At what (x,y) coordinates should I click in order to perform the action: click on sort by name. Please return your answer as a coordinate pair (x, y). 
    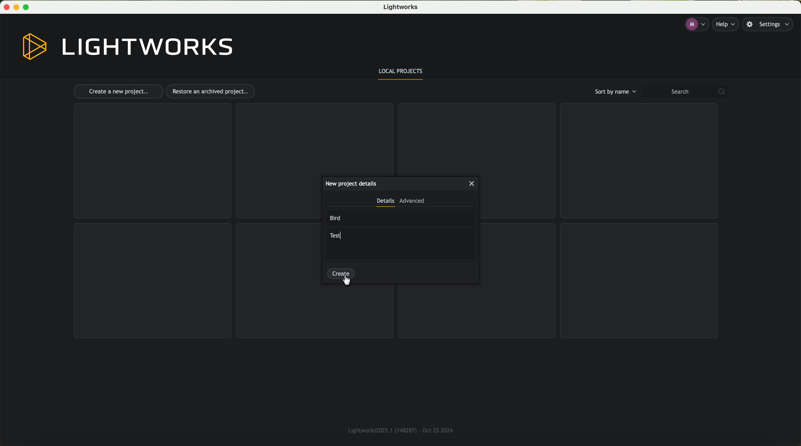
    Looking at the image, I should click on (614, 91).